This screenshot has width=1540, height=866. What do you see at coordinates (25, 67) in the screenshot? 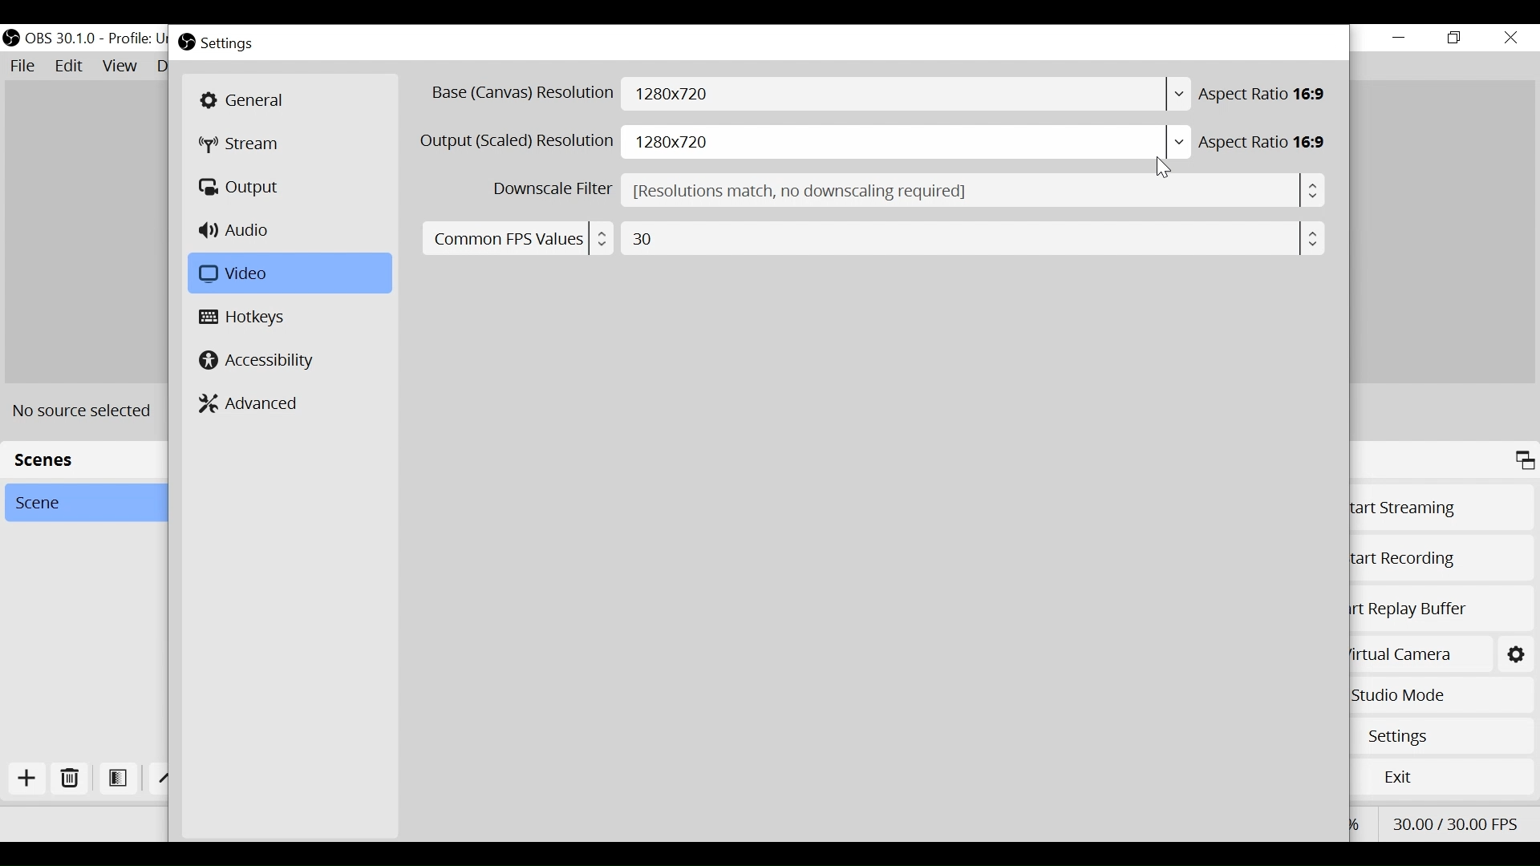
I see `File` at bounding box center [25, 67].